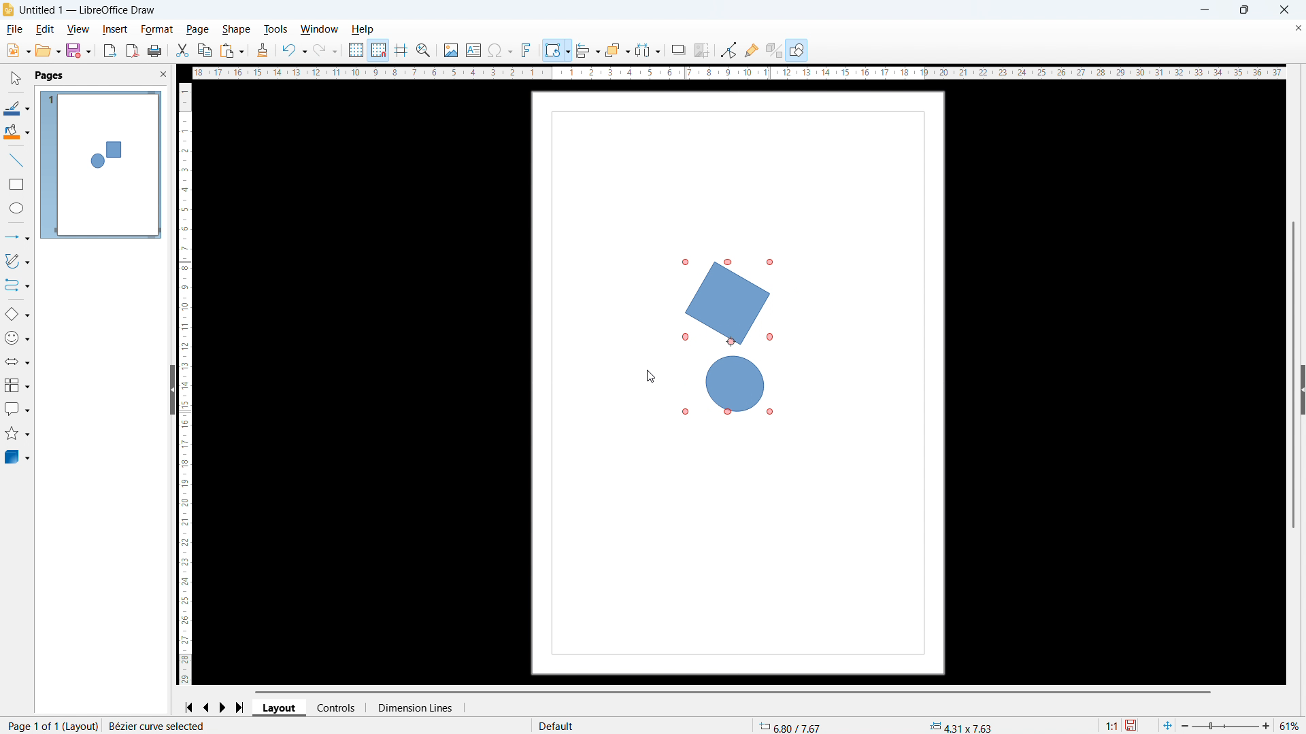  I want to click on Show grid, so click(356, 50).